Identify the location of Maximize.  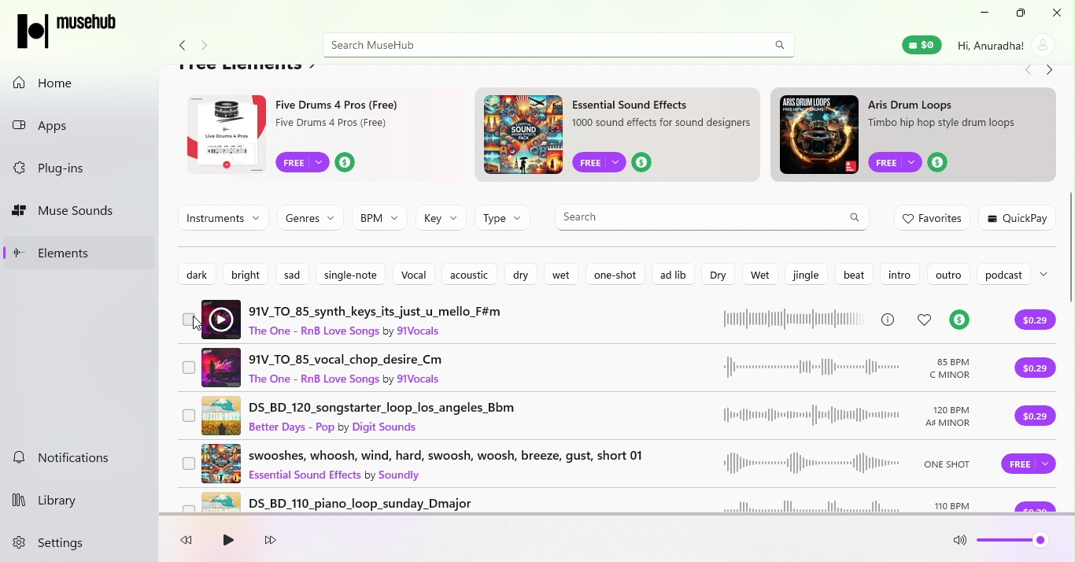
(1018, 13).